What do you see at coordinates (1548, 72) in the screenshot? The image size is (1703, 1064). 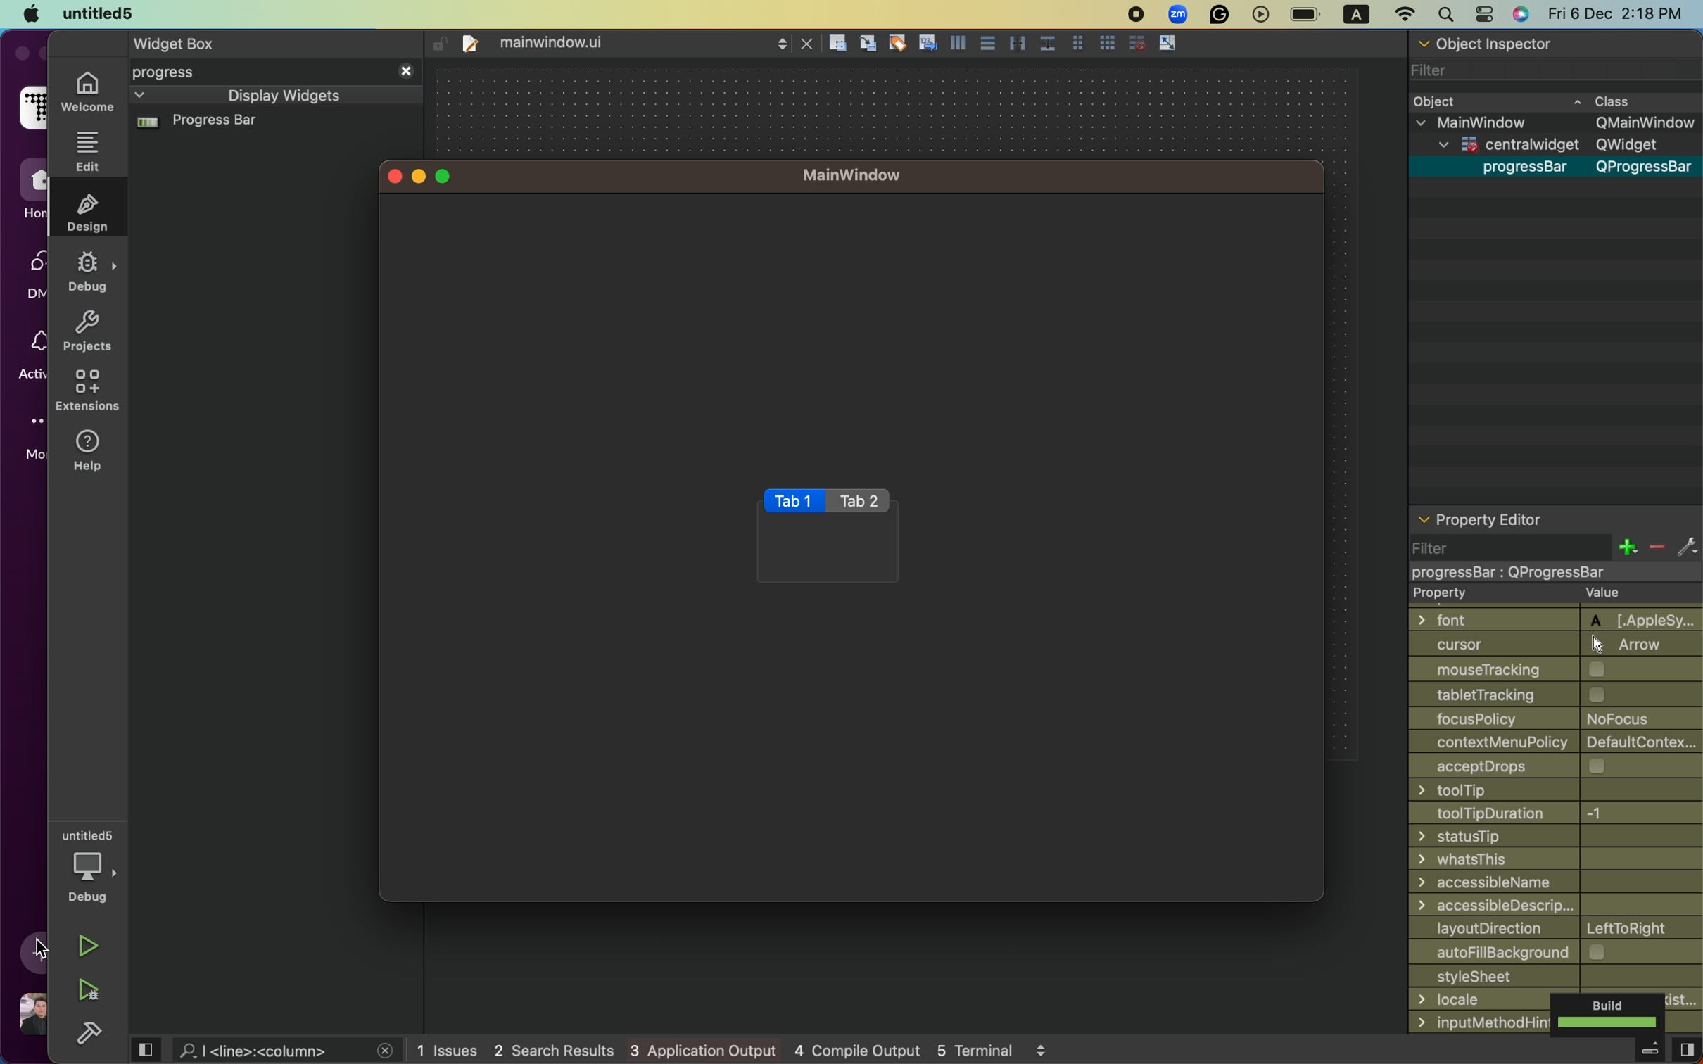 I see `filter` at bounding box center [1548, 72].